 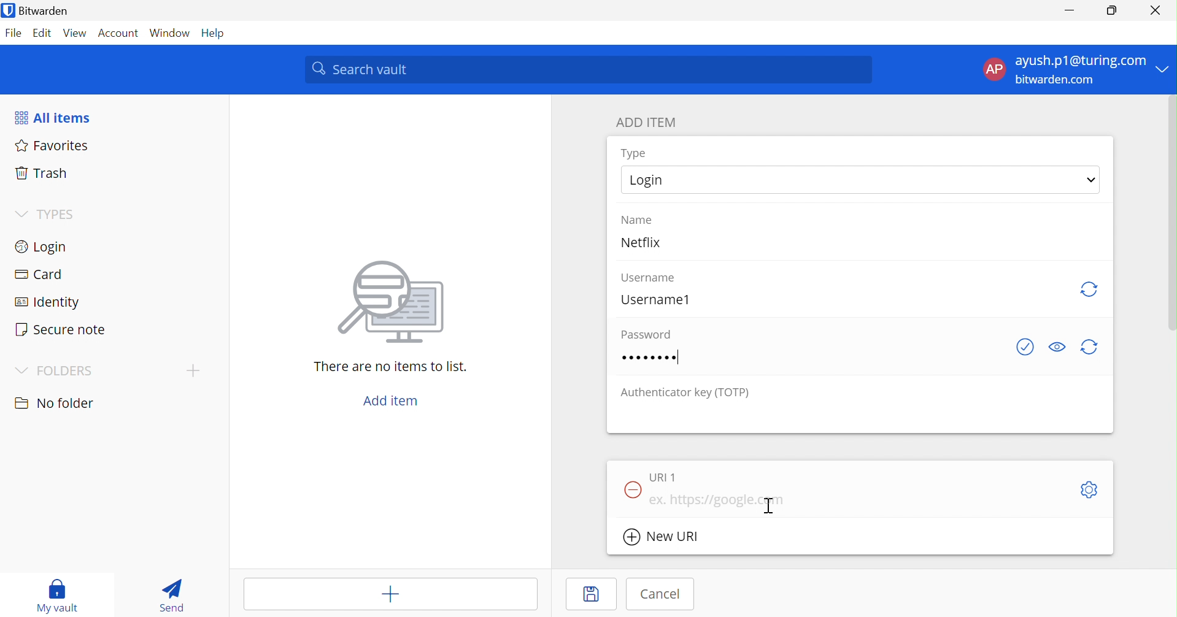 I want to click on Password, so click(x=644, y=334).